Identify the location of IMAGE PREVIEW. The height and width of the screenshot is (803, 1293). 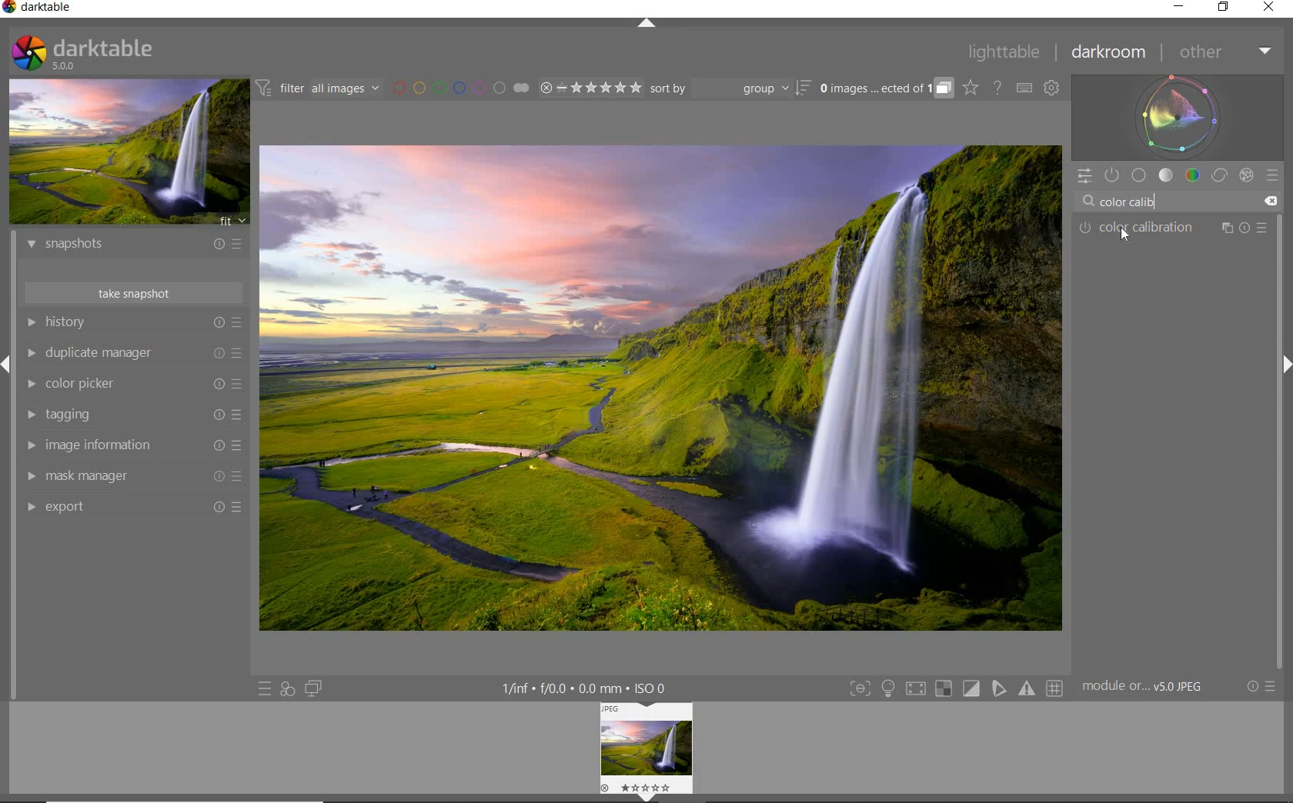
(127, 152).